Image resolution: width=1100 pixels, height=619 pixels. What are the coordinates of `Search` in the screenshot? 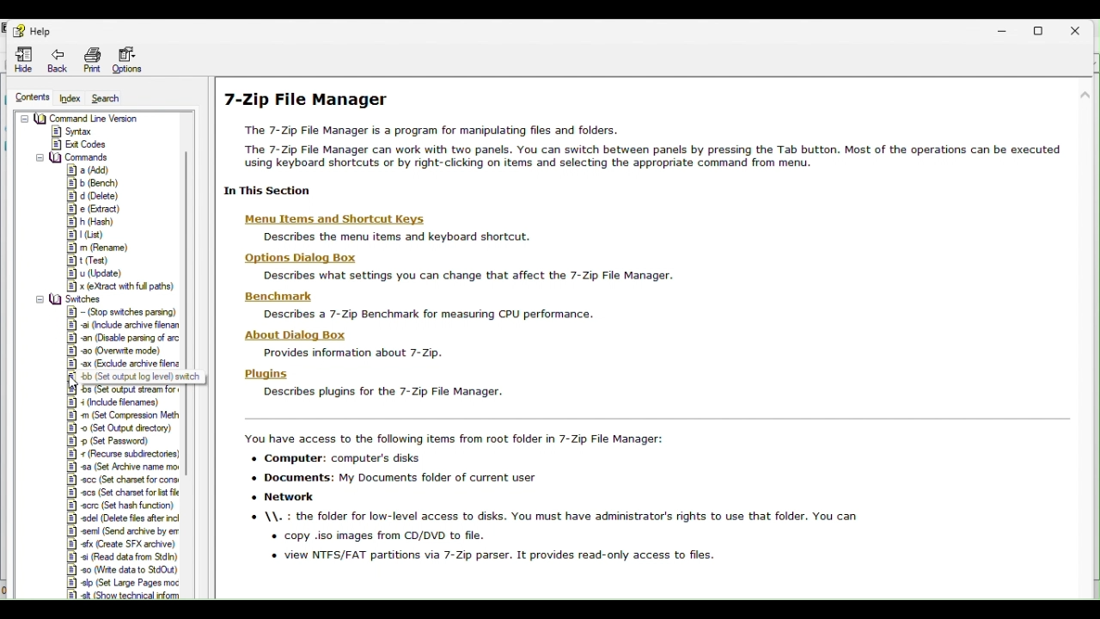 It's located at (117, 99).